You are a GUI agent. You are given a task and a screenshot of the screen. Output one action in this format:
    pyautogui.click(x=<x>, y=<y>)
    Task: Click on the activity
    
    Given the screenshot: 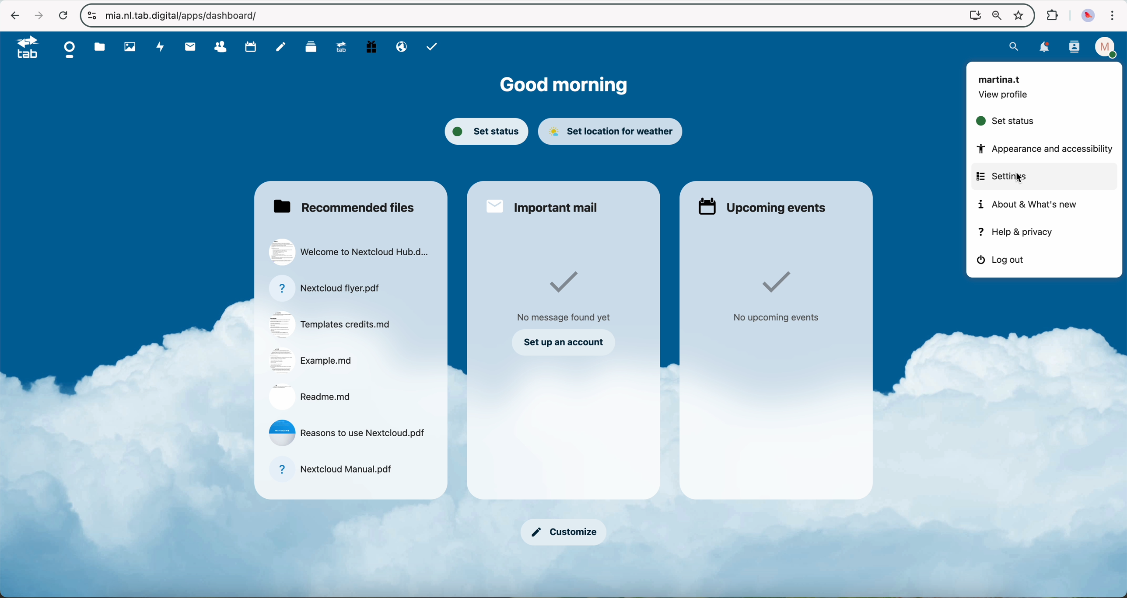 What is the action you would take?
    pyautogui.click(x=159, y=47)
    